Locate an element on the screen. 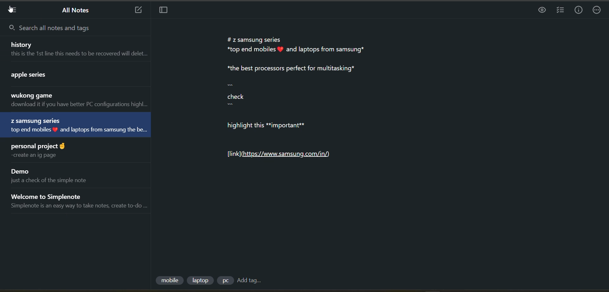 This screenshot has width=609, height=292. note title and preview is located at coordinates (82, 201).